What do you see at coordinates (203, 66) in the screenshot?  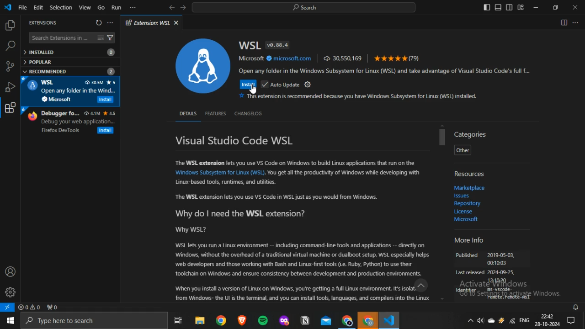 I see `WSL logo` at bounding box center [203, 66].